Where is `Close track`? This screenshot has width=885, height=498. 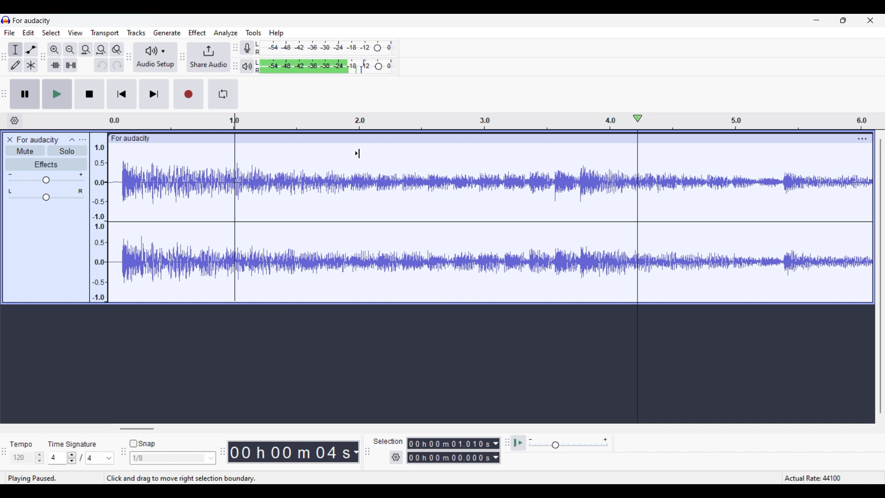
Close track is located at coordinates (10, 140).